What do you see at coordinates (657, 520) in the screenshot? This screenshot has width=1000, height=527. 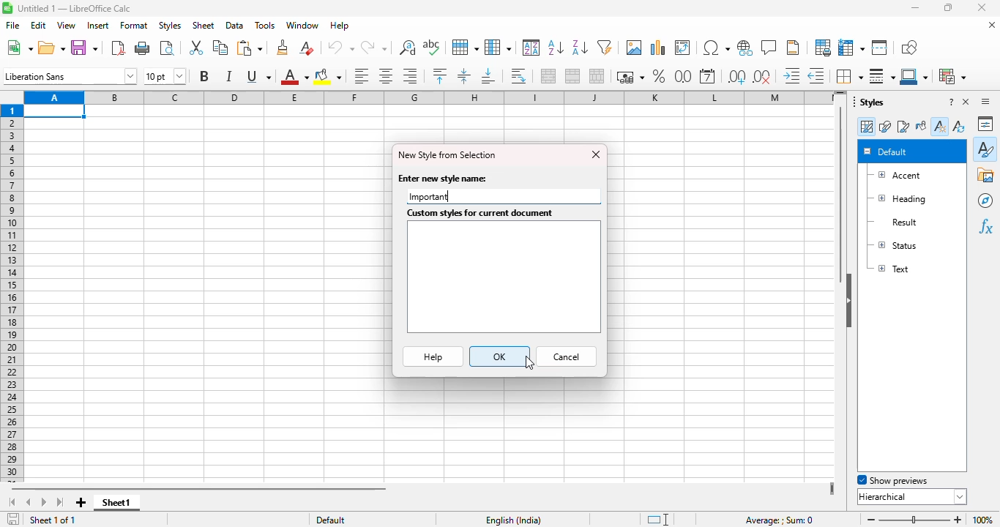 I see `standard selection` at bounding box center [657, 520].